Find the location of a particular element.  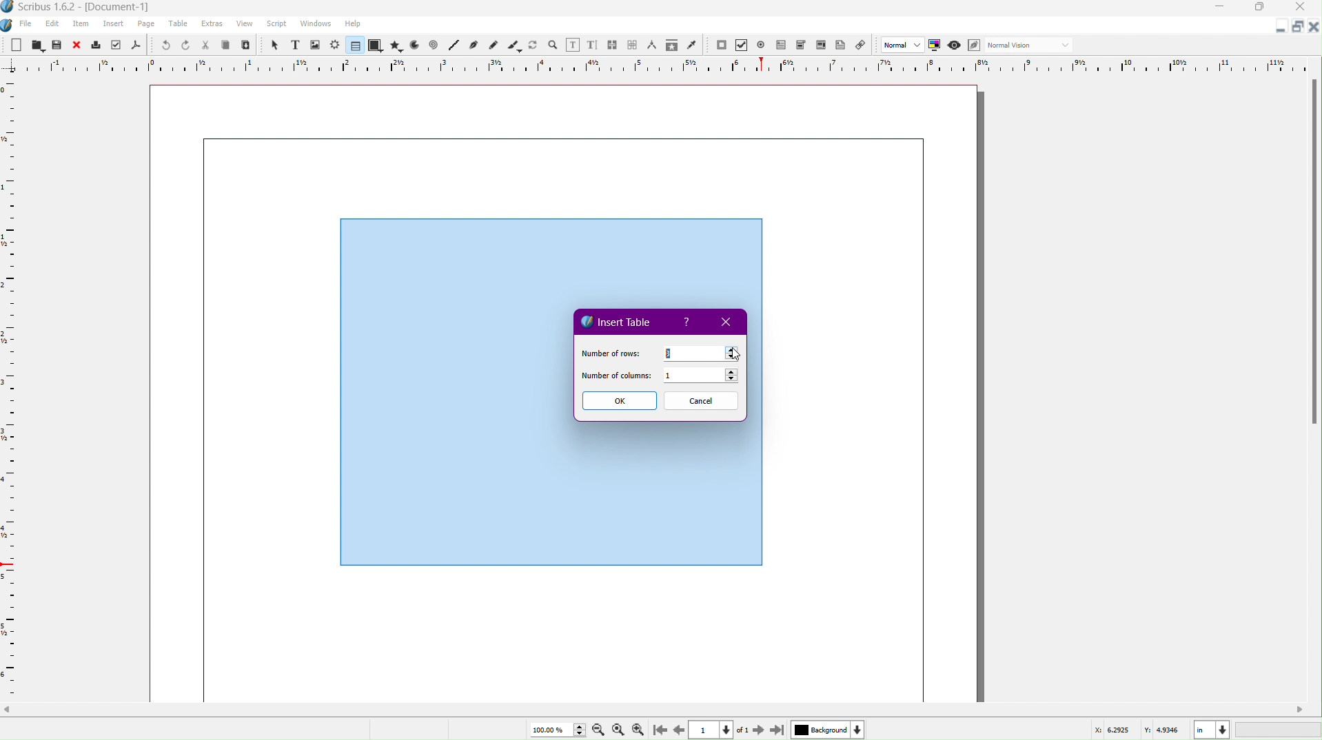

Number of Rows is located at coordinates (609, 352).